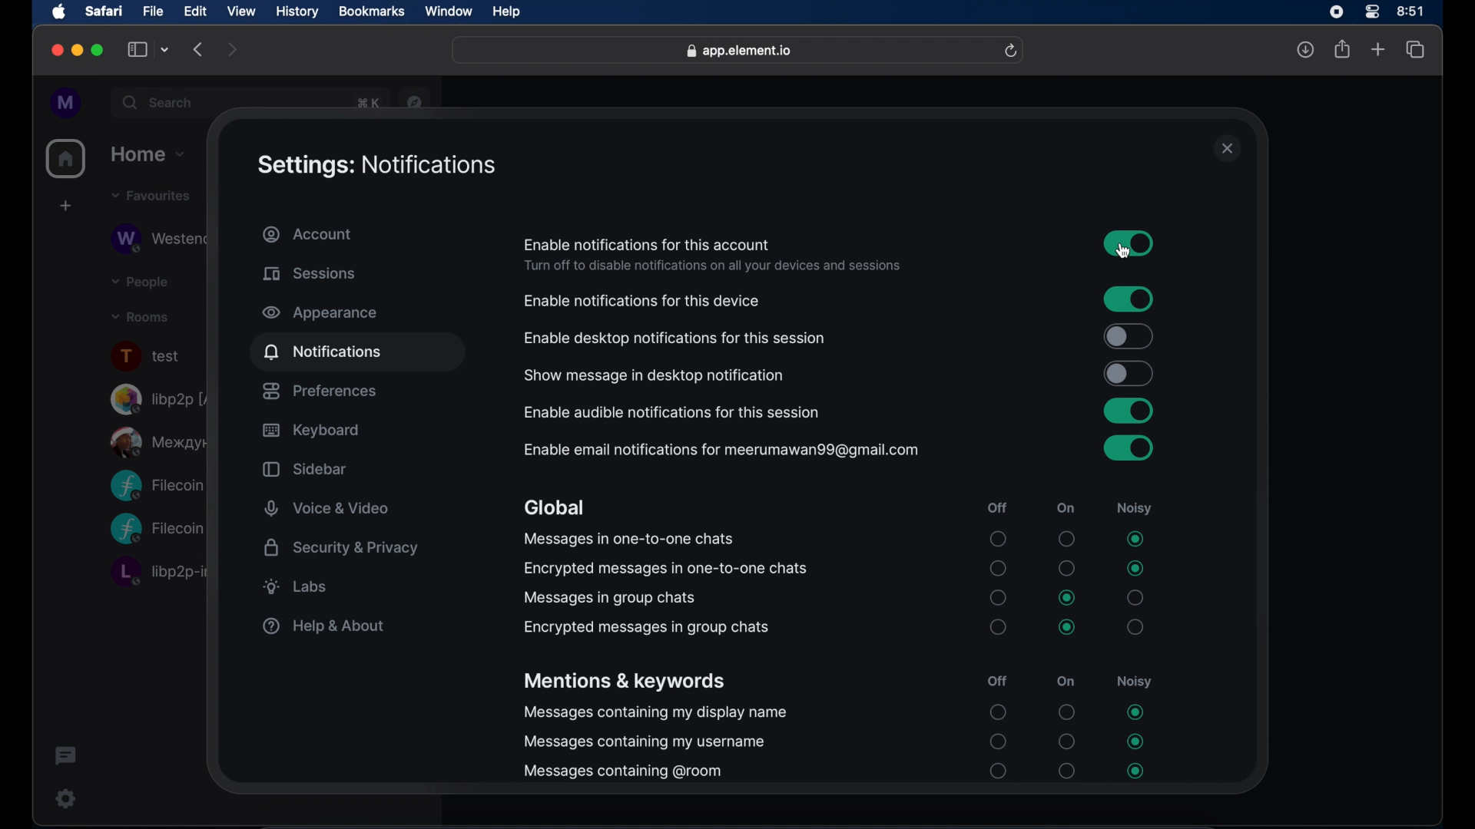 The image size is (1475, 829). What do you see at coordinates (78, 50) in the screenshot?
I see `minimize` at bounding box center [78, 50].